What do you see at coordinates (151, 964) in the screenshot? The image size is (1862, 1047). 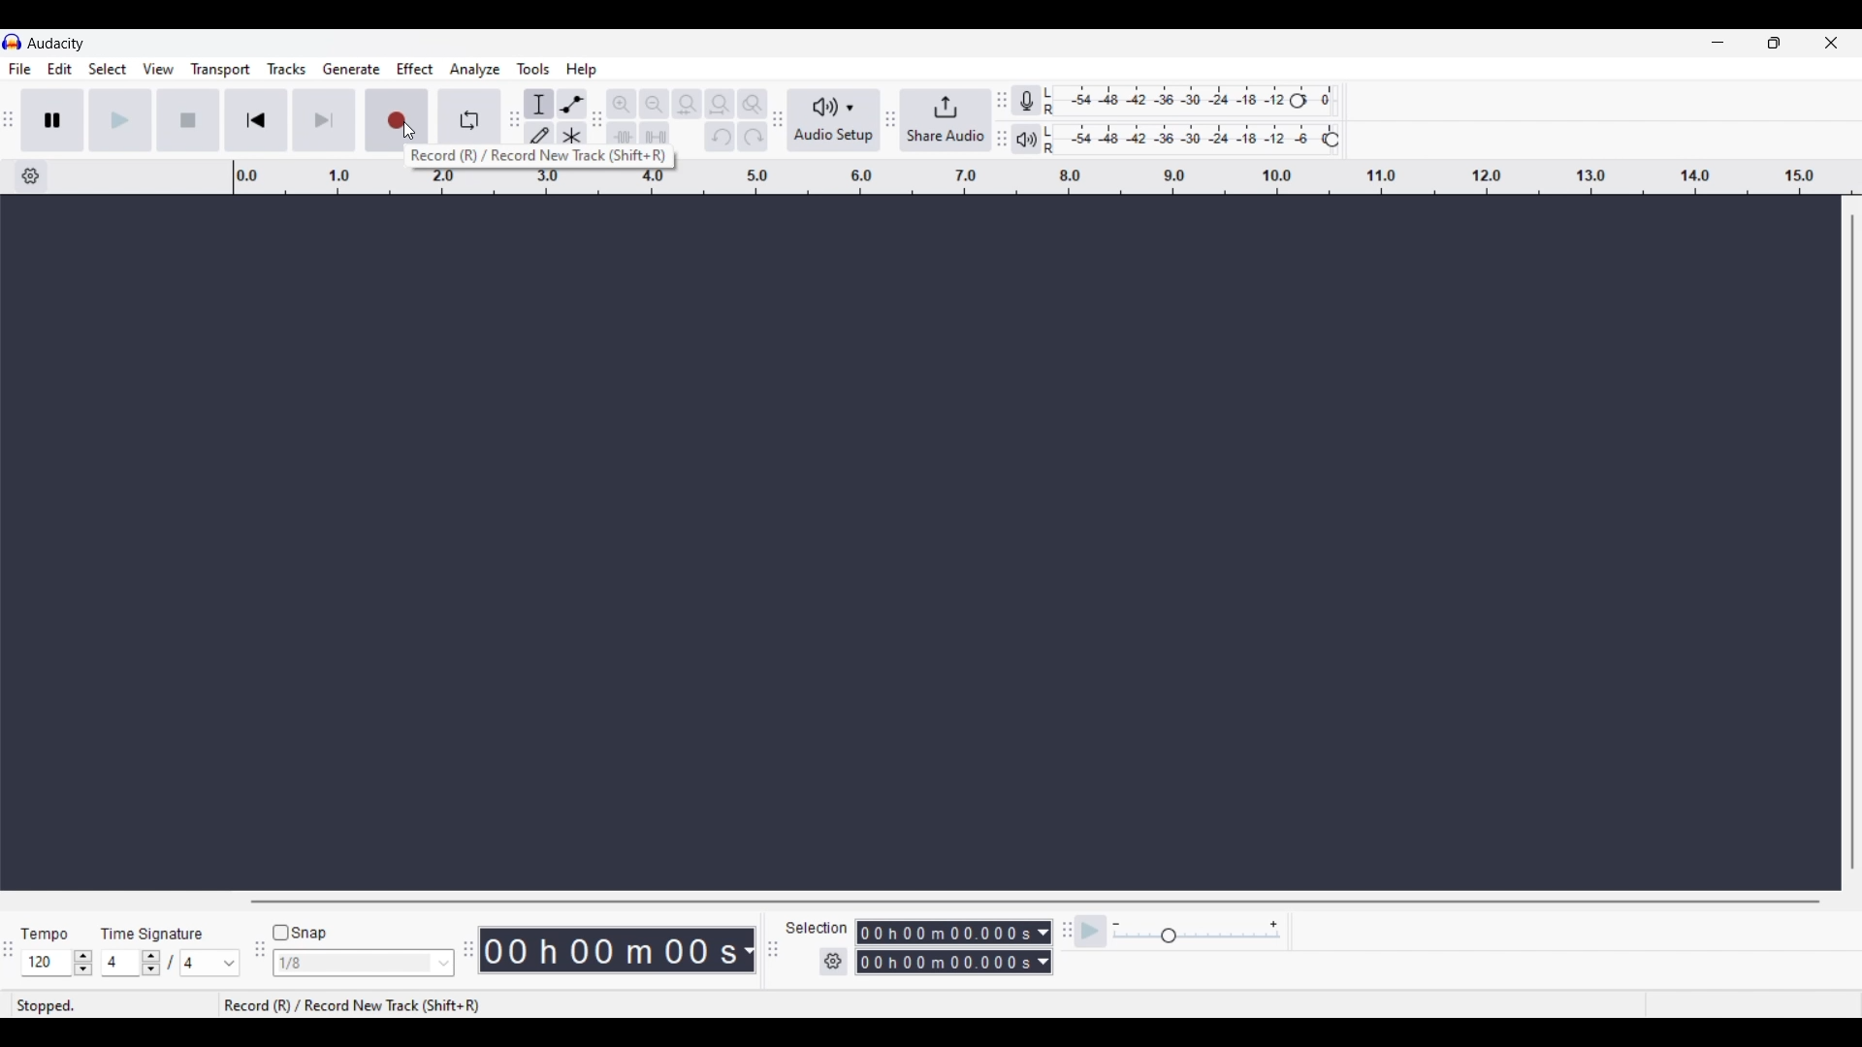 I see `Increase/Decrease time signature` at bounding box center [151, 964].